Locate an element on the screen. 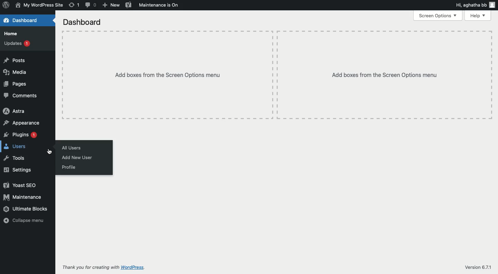 This screenshot has width=498, height=274. Maintenance is on is located at coordinates (159, 4).